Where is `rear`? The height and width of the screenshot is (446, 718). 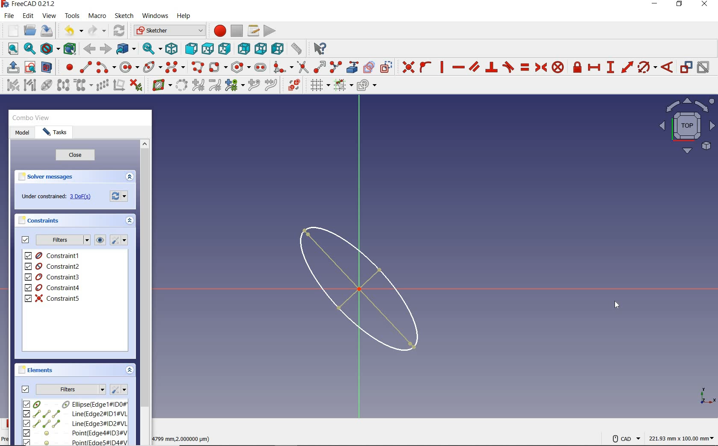
rear is located at coordinates (244, 48).